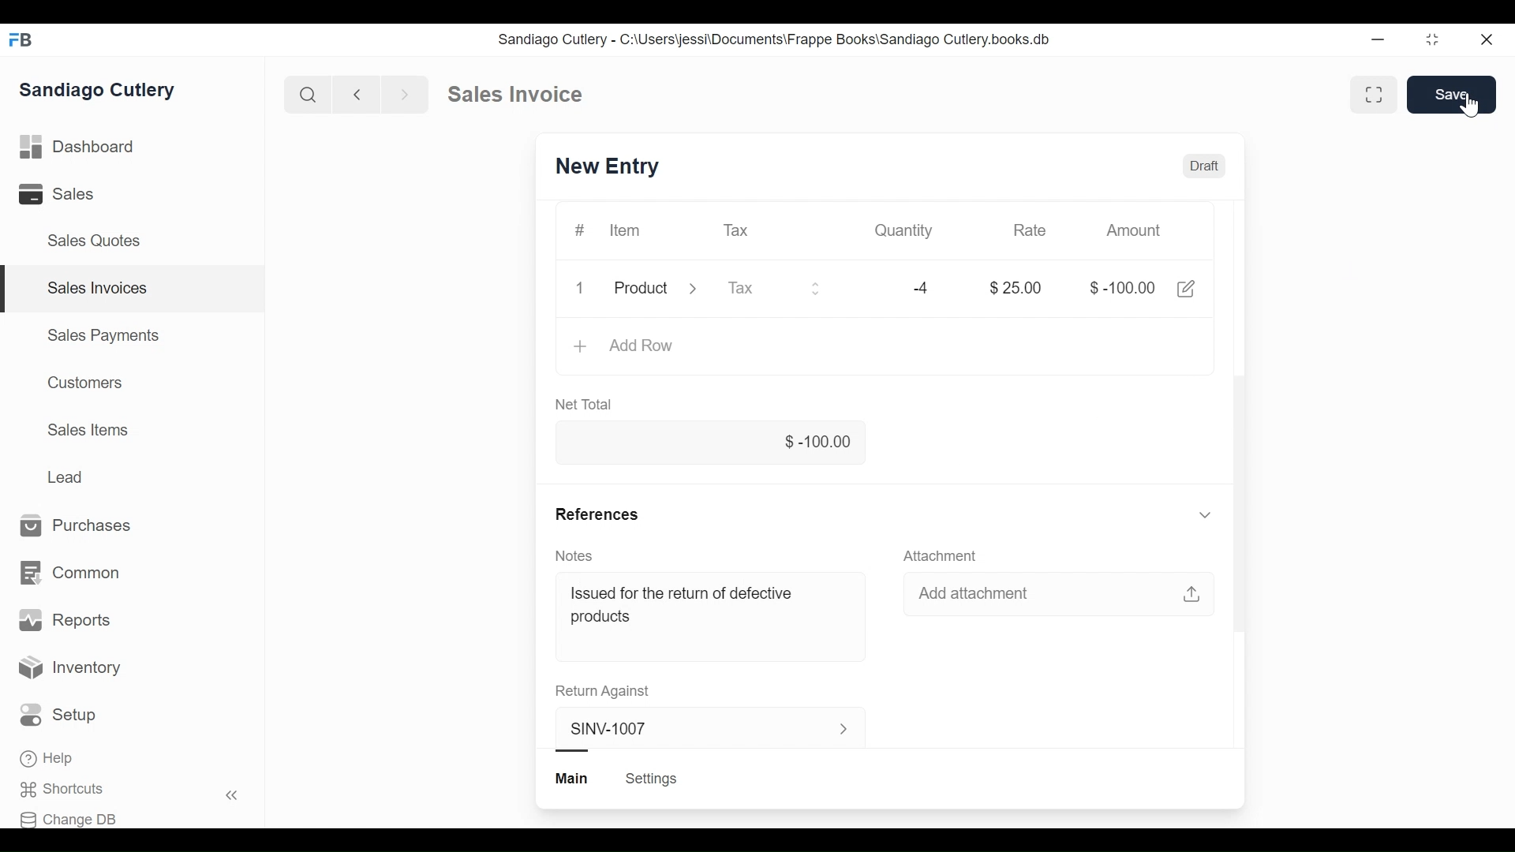  I want to click on 1, so click(578, 286).